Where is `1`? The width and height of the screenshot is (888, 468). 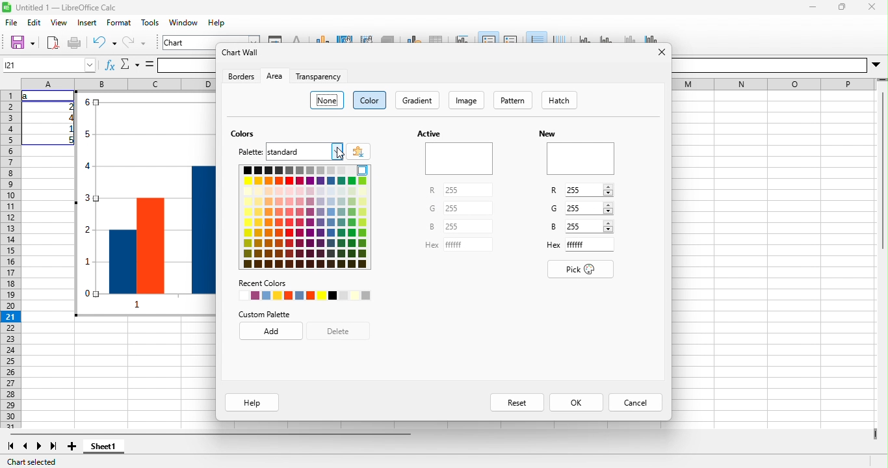
1 is located at coordinates (69, 129).